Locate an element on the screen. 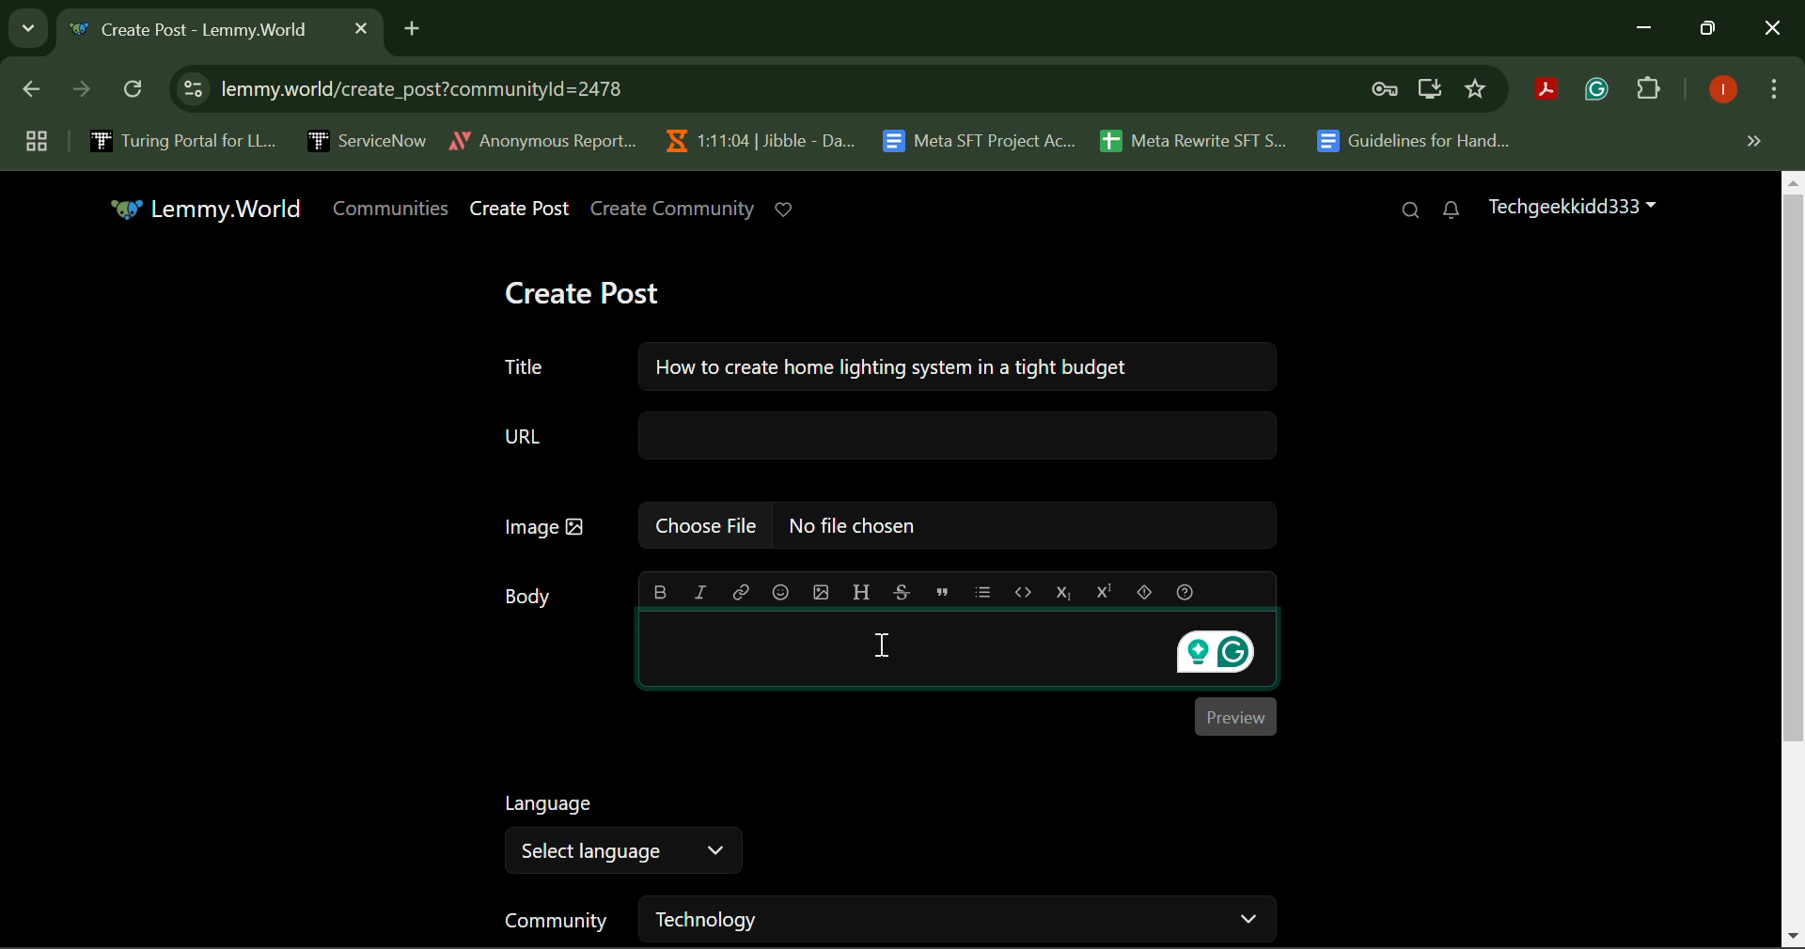  Group Tabs is located at coordinates (36, 140).